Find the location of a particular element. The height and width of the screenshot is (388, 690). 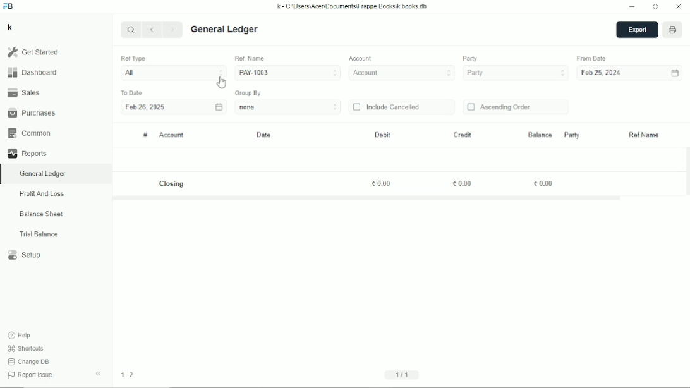

0.00 is located at coordinates (463, 184).